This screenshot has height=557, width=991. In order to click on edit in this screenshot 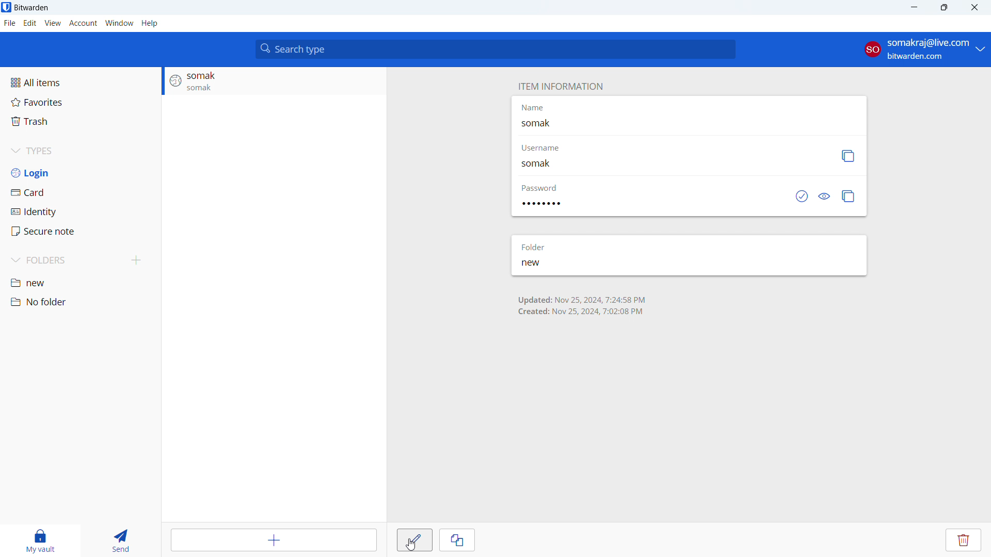, I will do `click(414, 540)`.